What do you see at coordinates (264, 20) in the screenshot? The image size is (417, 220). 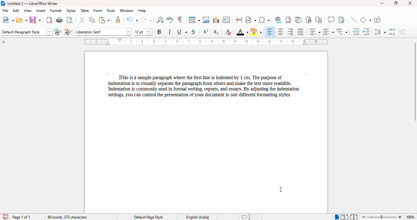 I see `insert special characters` at bounding box center [264, 20].